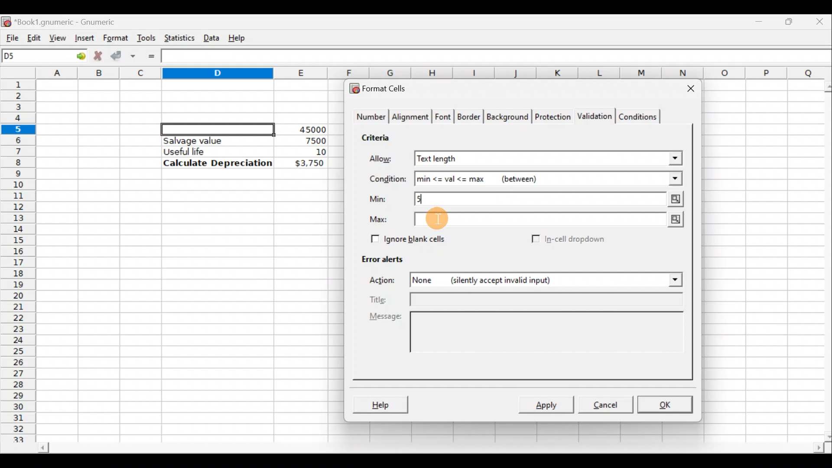 The image size is (832, 468). What do you see at coordinates (551, 118) in the screenshot?
I see `Protection` at bounding box center [551, 118].